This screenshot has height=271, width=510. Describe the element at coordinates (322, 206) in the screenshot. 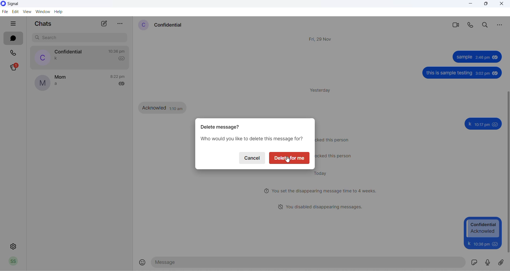

I see `disappearing message notification` at that location.